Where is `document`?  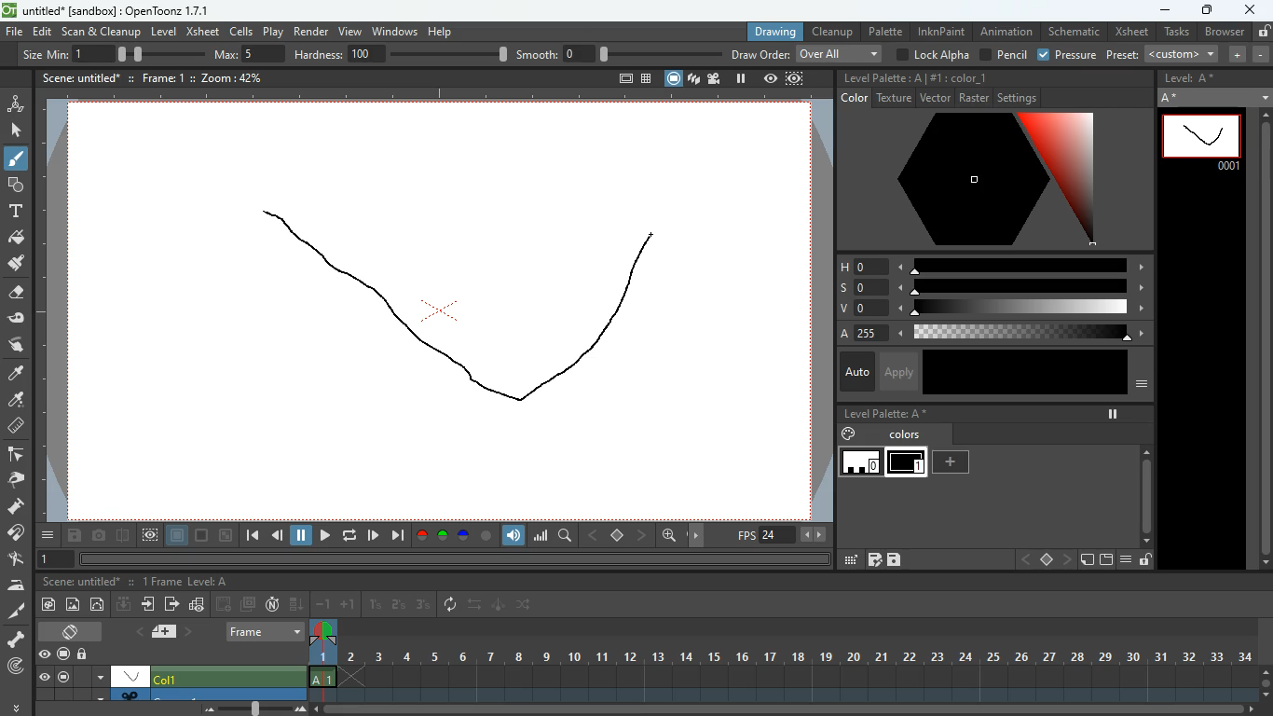
document is located at coordinates (623, 80).